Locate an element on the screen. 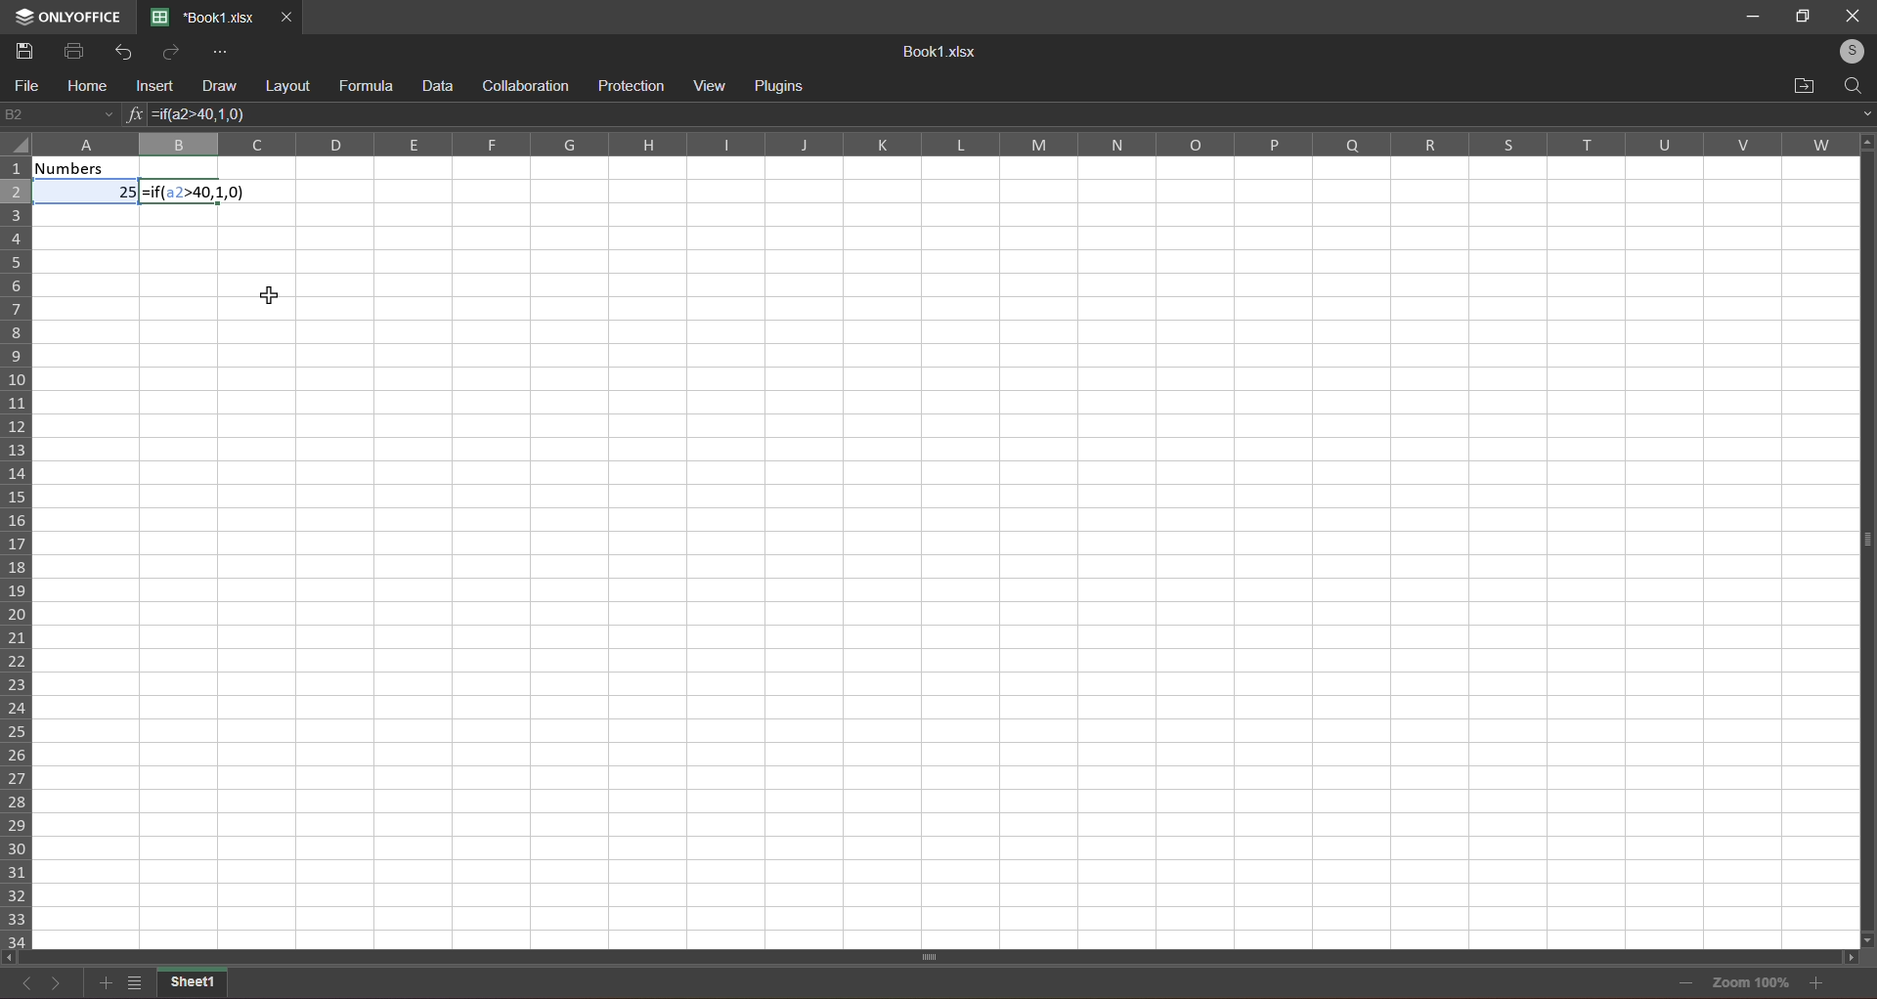  vertical scroll bar is located at coordinates (1863, 553).